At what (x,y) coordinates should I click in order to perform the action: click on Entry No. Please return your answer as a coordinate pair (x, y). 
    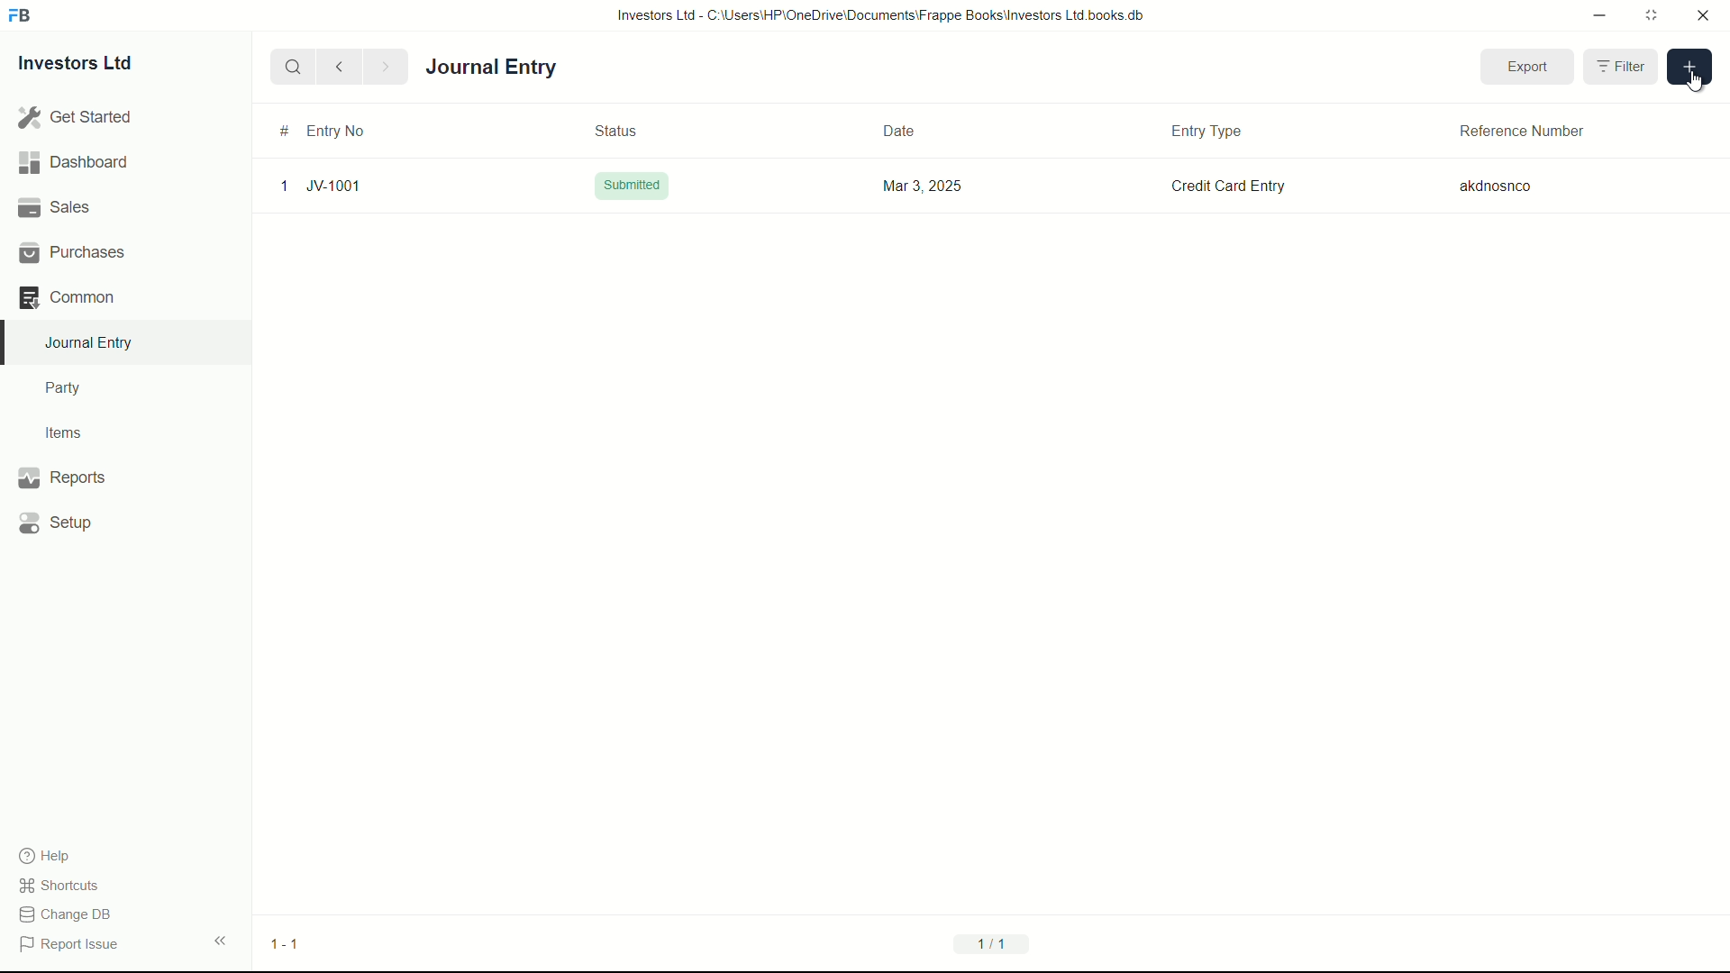
    Looking at the image, I should click on (337, 132).